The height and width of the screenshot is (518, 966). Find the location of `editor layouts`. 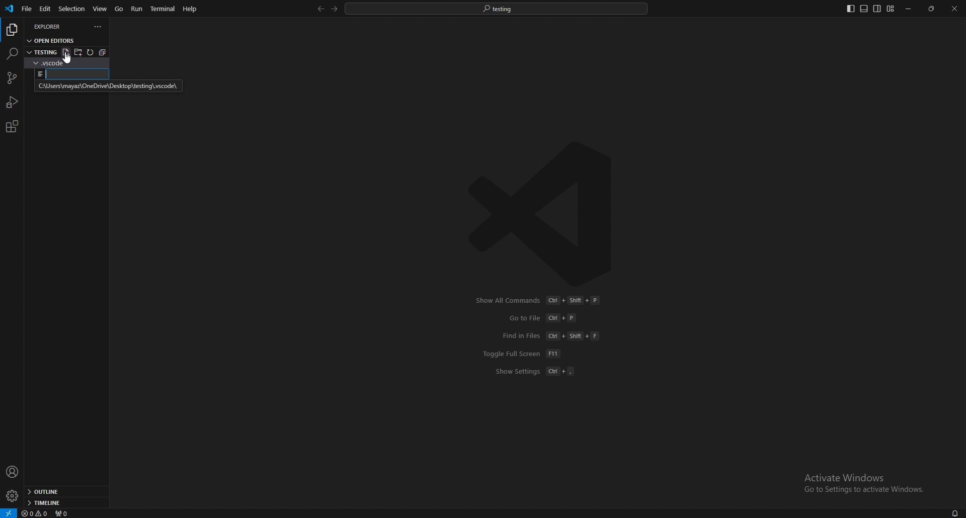

editor layouts is located at coordinates (870, 9).